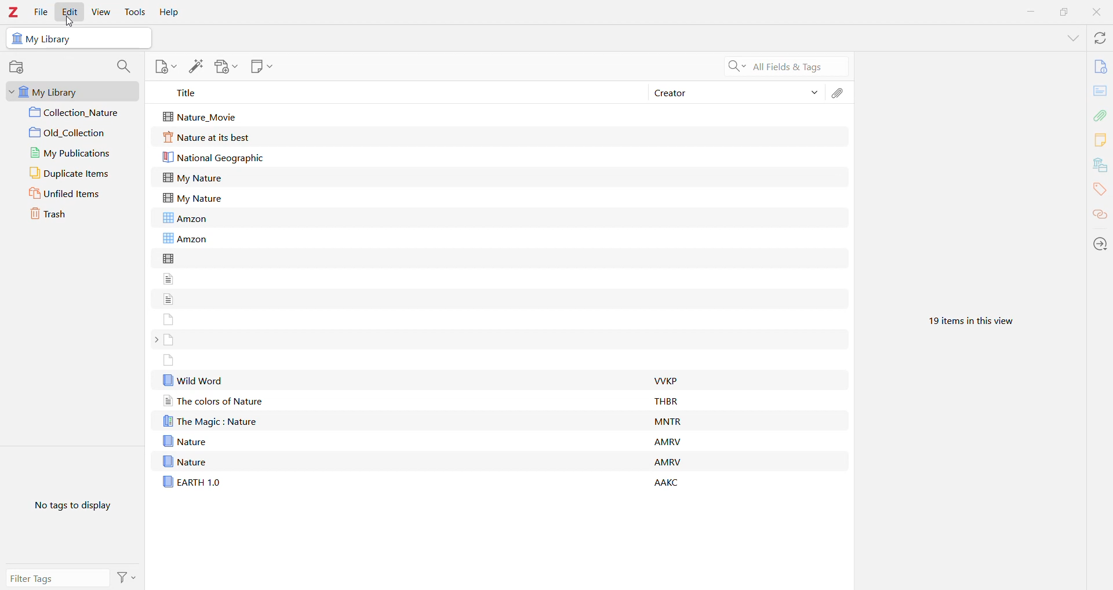 The width and height of the screenshot is (1113, 590). I want to click on The Magic : Nature, so click(216, 421).